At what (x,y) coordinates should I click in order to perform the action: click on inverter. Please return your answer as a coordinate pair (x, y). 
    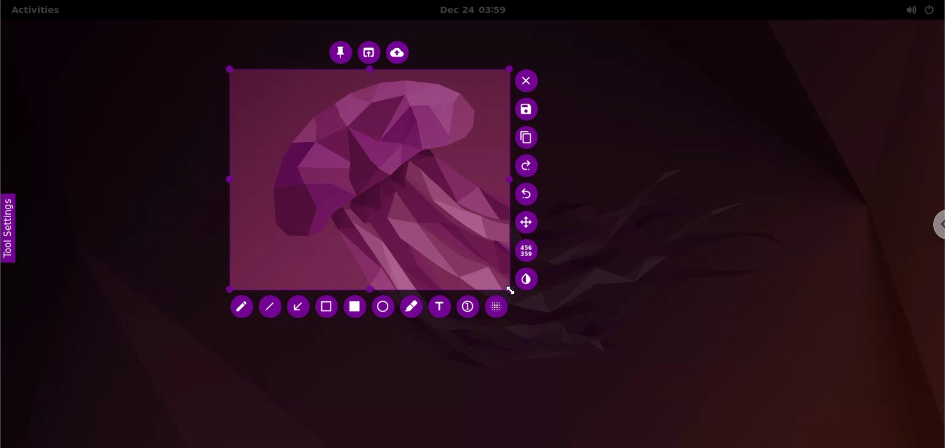
    Looking at the image, I should click on (531, 279).